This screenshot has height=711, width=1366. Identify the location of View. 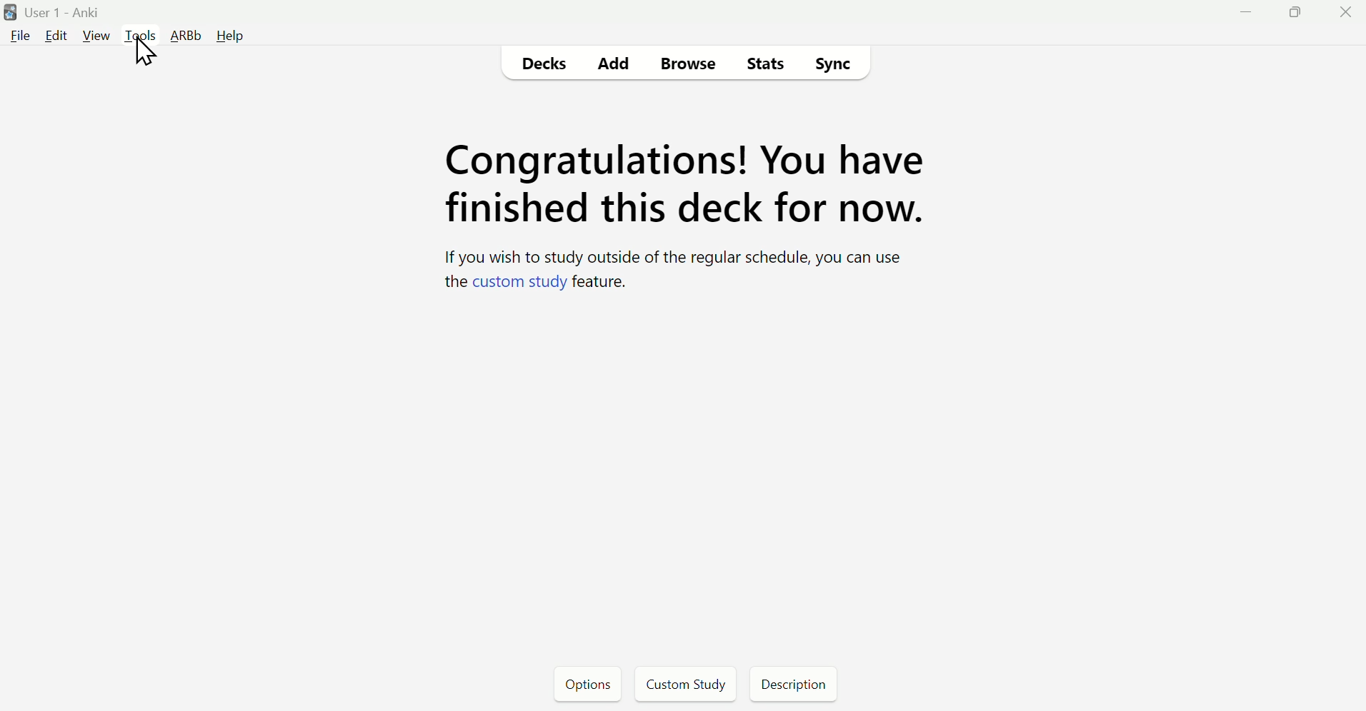
(94, 36).